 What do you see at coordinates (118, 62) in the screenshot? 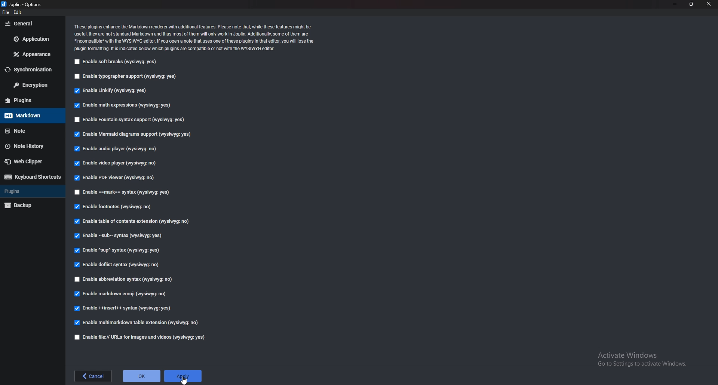
I see `enable soft breaks` at bounding box center [118, 62].